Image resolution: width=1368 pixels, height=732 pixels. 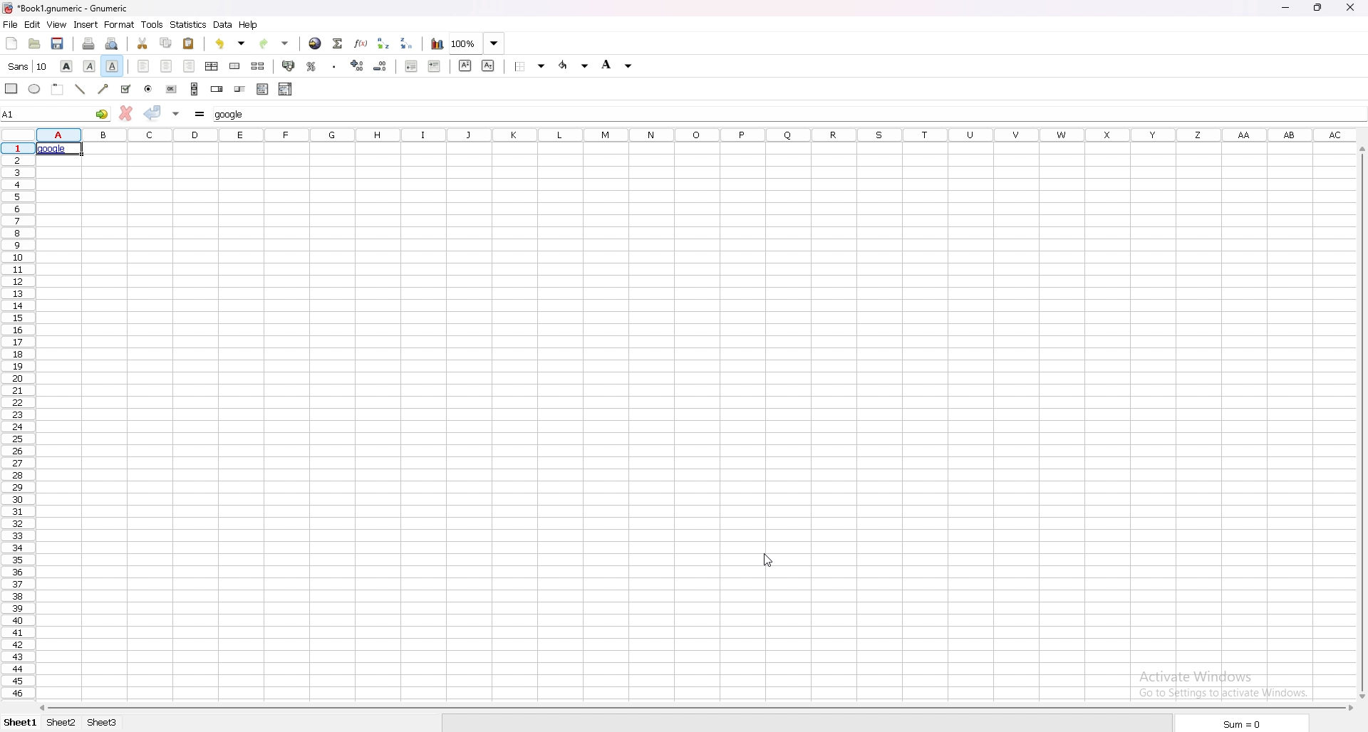 I want to click on background, so click(x=618, y=65).